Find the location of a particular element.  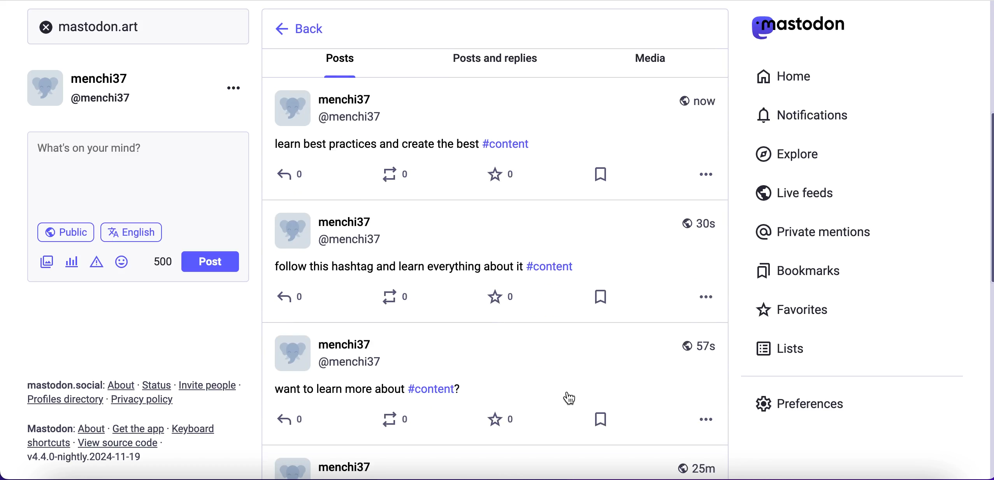

about is located at coordinates (123, 386).